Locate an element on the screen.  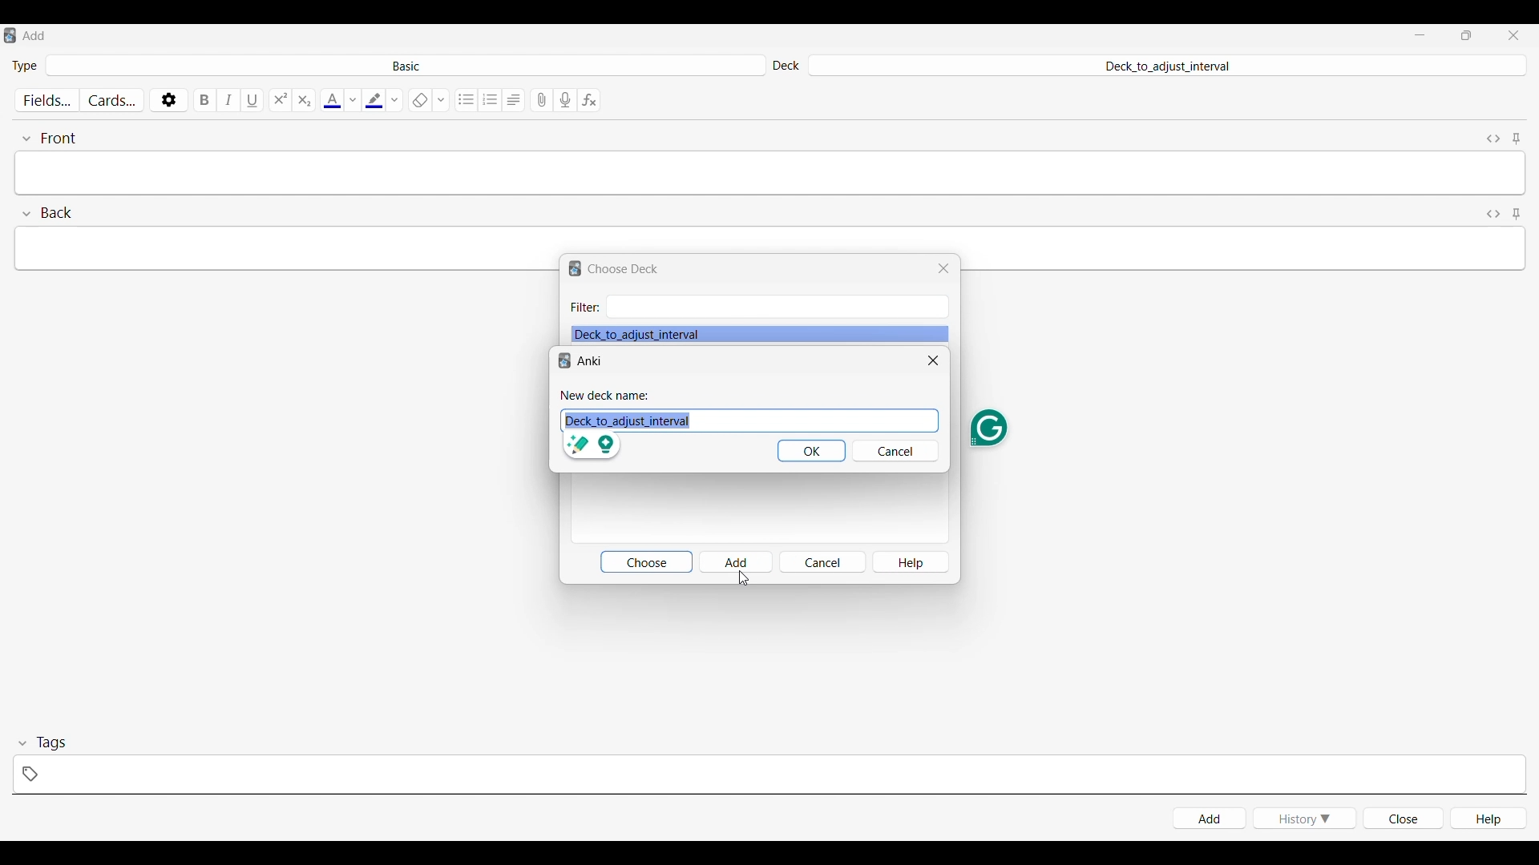
Toggle HTML editor is located at coordinates (1494, 215).